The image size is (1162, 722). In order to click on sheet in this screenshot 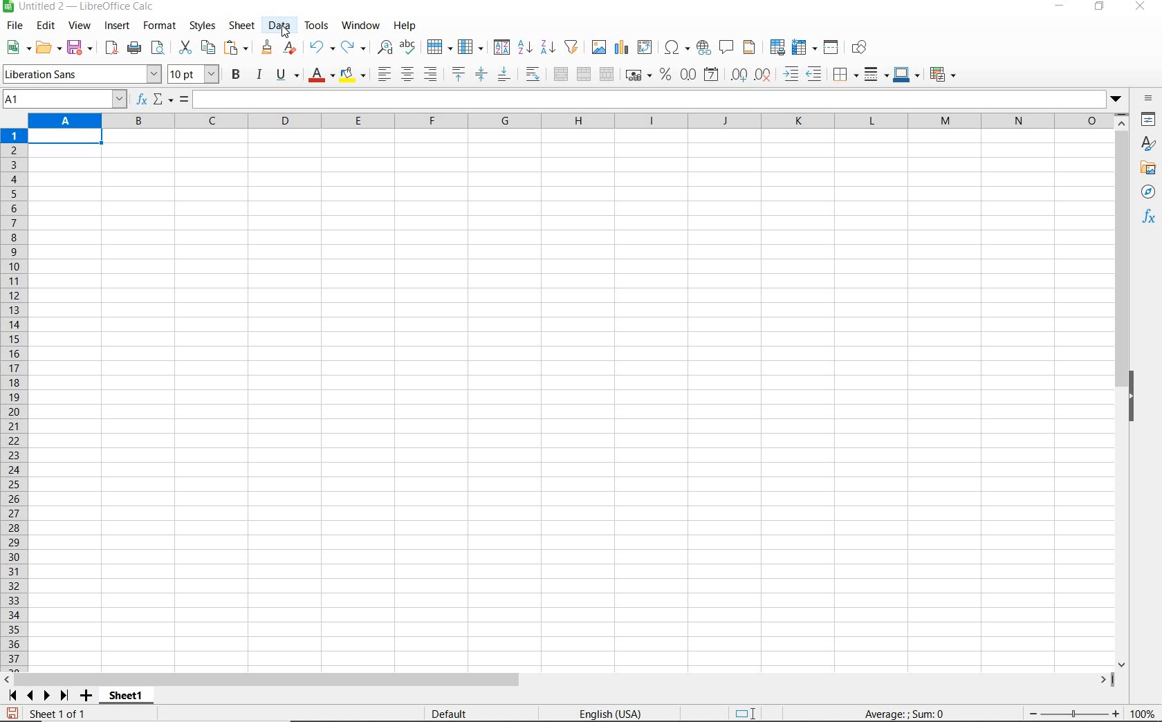, I will do `click(243, 27)`.